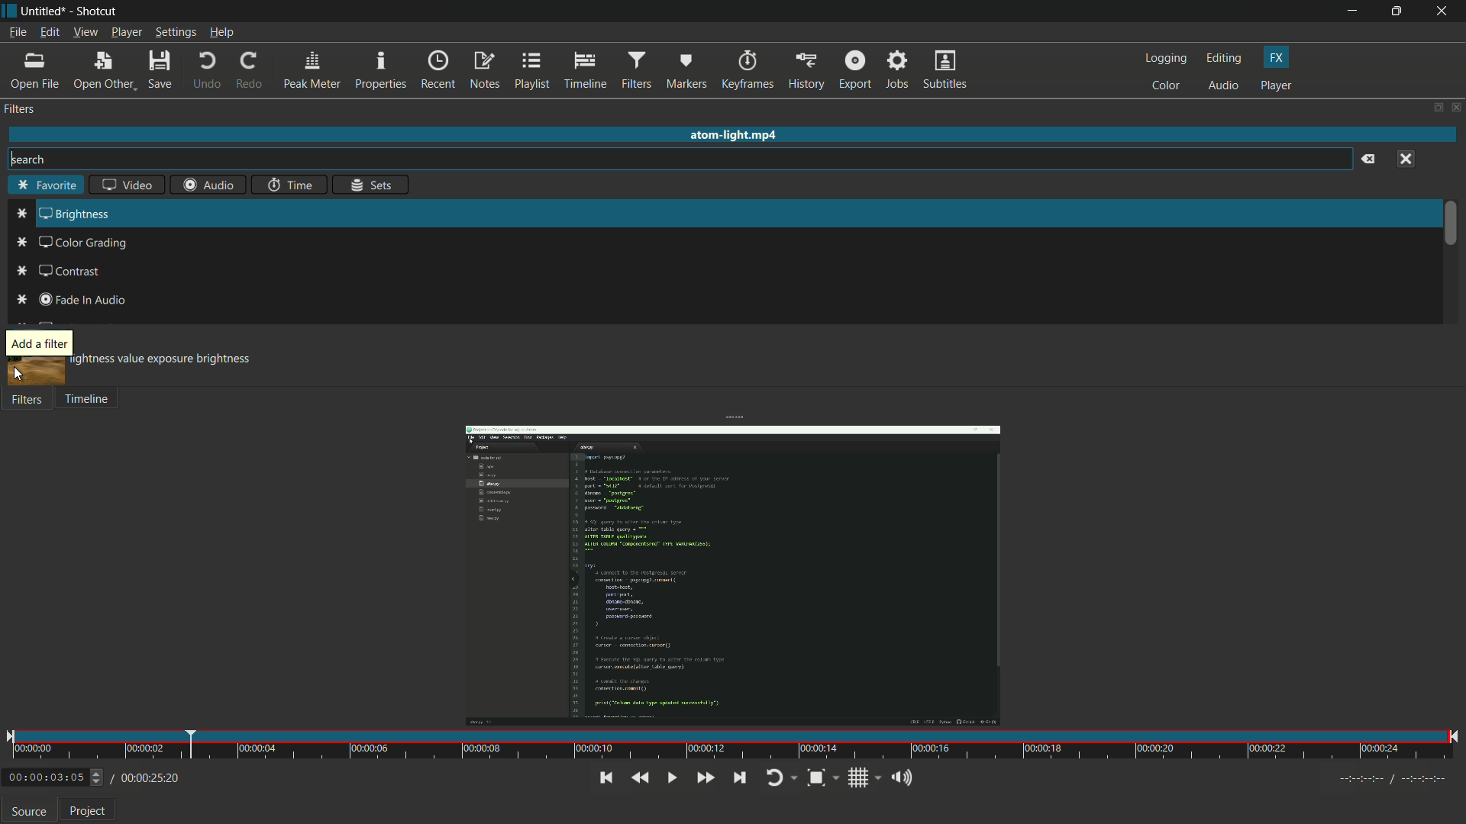  I want to click on properties, so click(381, 70).